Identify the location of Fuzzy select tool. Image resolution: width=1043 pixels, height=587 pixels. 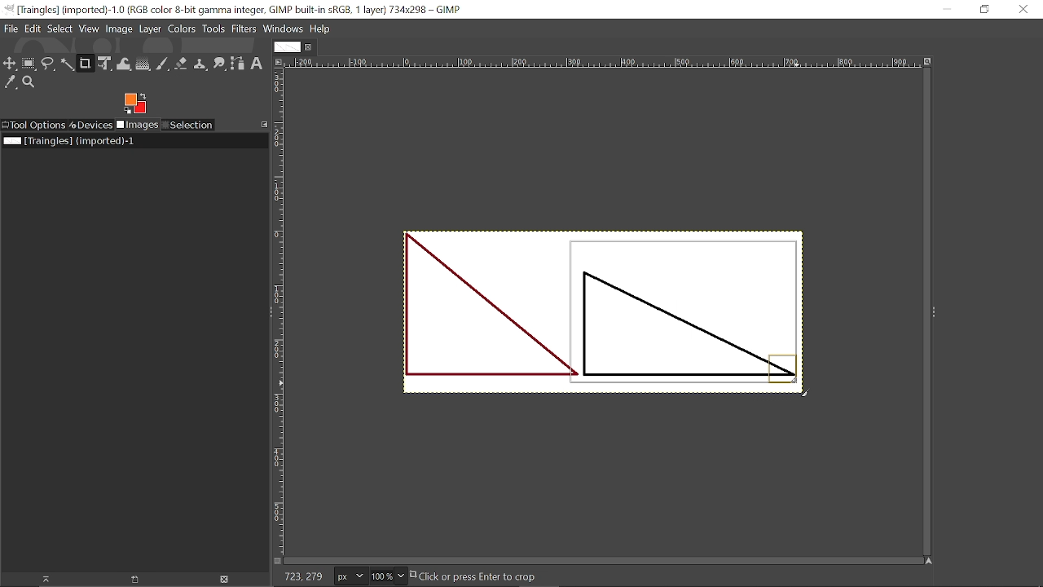
(68, 65).